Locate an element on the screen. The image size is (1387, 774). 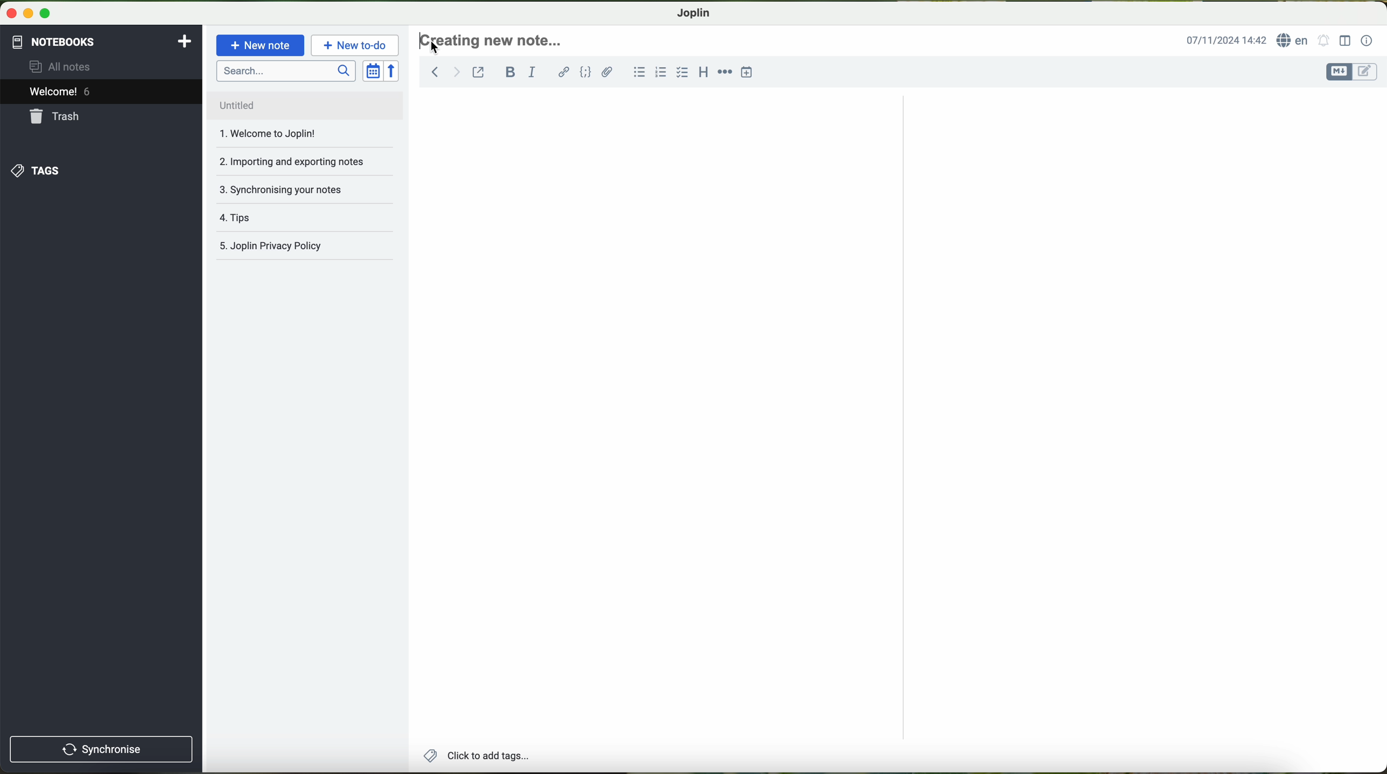
tags is located at coordinates (303, 217).